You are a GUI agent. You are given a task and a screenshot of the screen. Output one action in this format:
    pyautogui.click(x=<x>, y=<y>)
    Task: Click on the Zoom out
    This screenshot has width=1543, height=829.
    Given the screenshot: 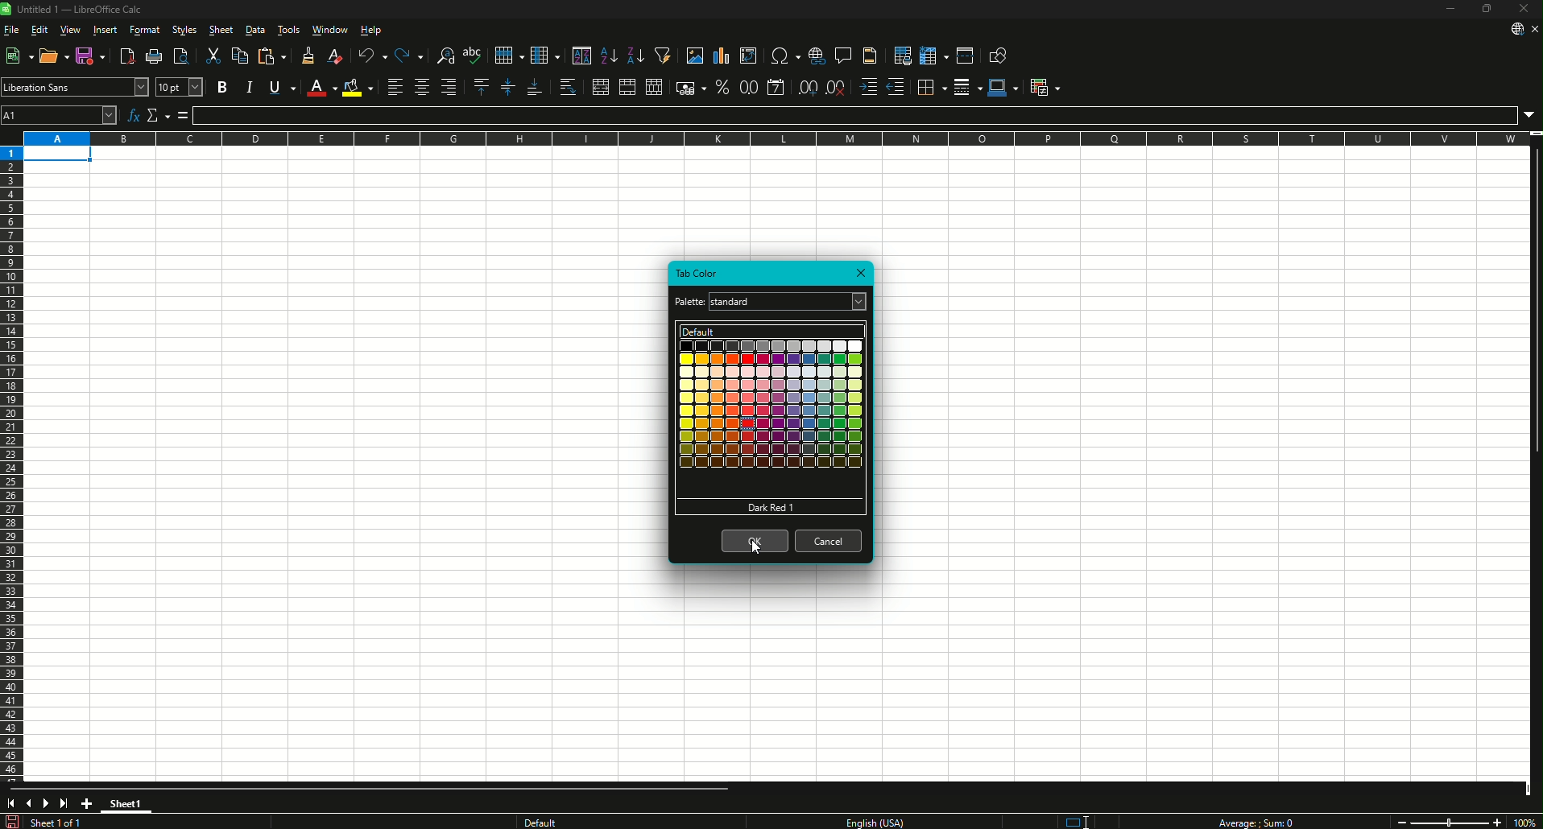 What is the action you would take?
    pyautogui.click(x=1401, y=823)
    